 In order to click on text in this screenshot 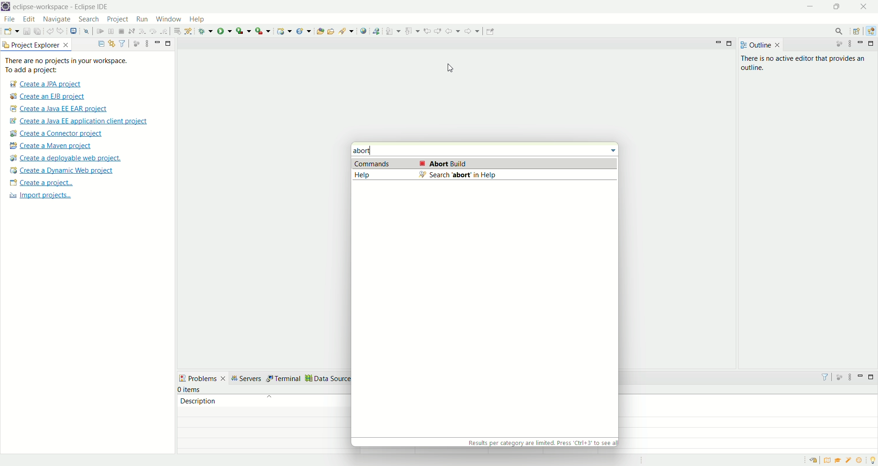, I will do `click(804, 63)`.